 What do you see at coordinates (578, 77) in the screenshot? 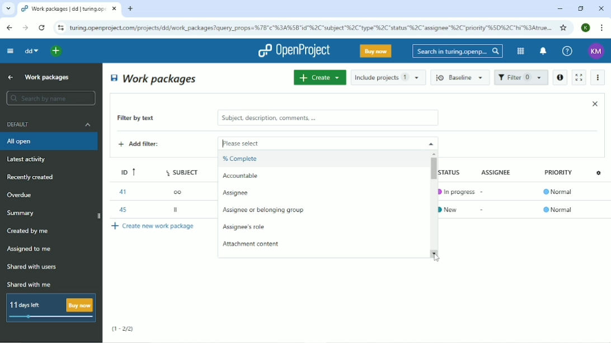
I see `Activate zen mode` at bounding box center [578, 77].